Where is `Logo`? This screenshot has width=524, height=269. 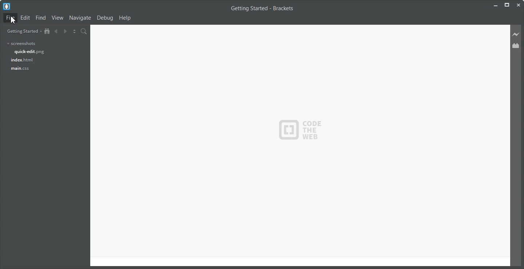
Logo is located at coordinates (7, 6).